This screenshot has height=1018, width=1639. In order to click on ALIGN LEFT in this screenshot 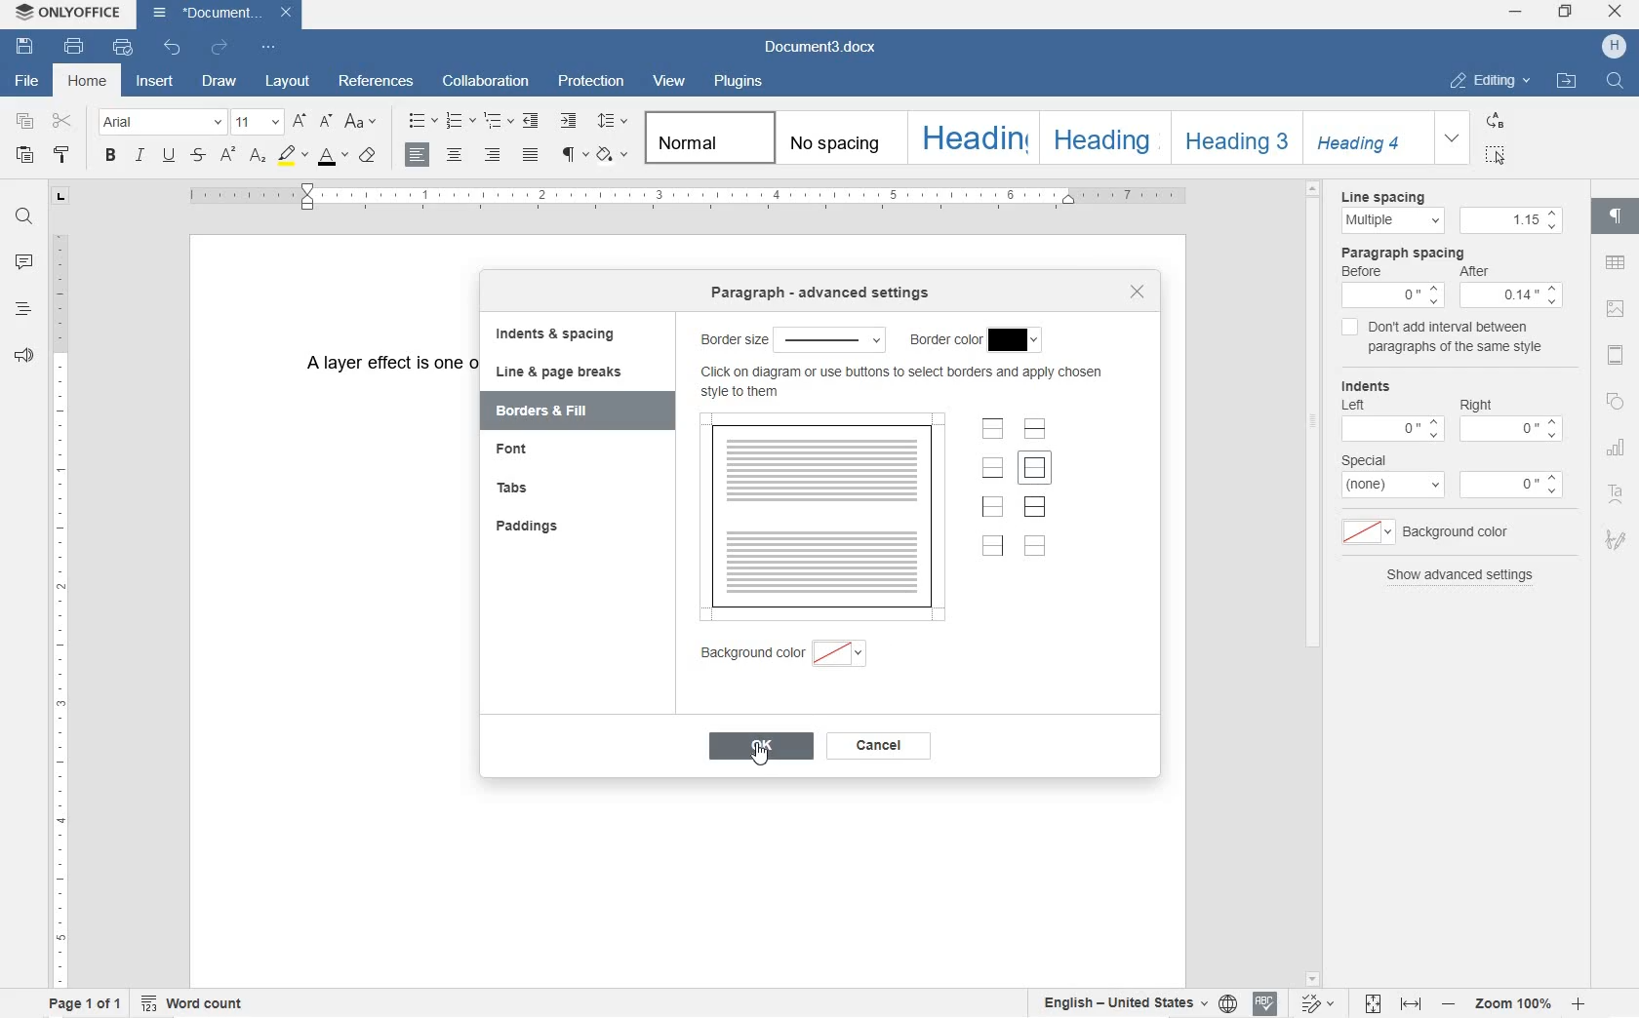, I will do `click(420, 154)`.